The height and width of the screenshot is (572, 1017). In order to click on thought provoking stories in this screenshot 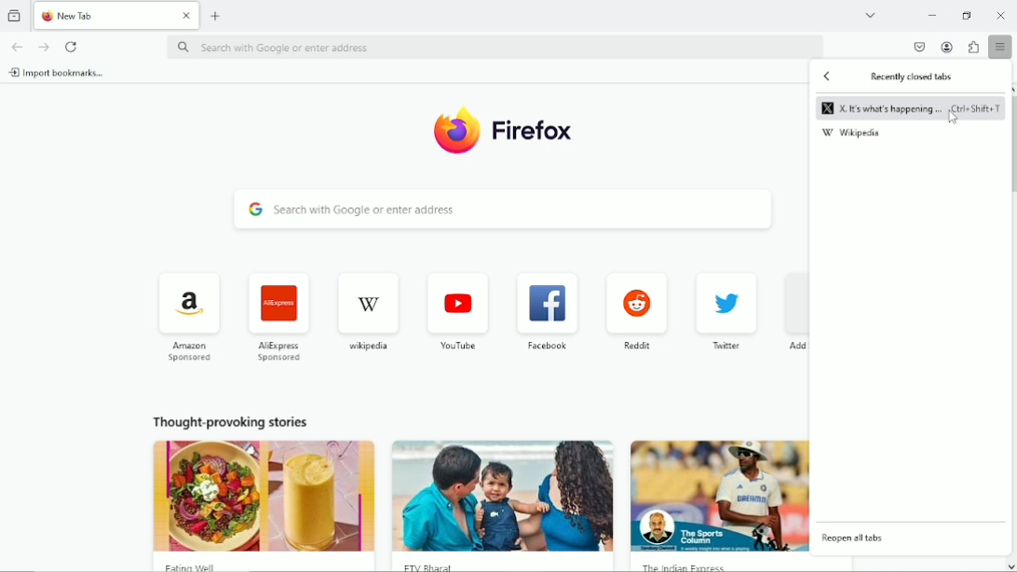, I will do `click(225, 420)`.